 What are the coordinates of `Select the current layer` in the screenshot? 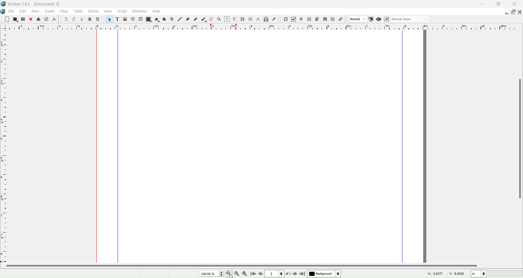 It's located at (324, 273).